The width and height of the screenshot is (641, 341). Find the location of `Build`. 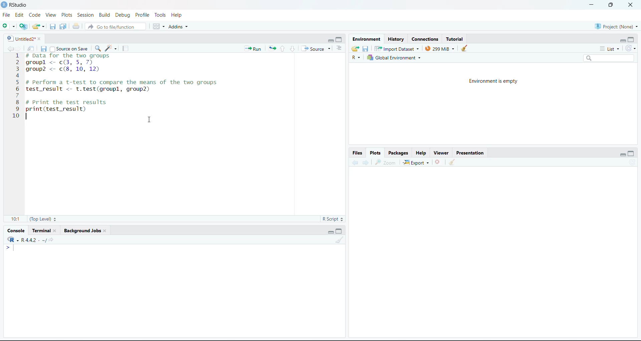

Build is located at coordinates (104, 15).